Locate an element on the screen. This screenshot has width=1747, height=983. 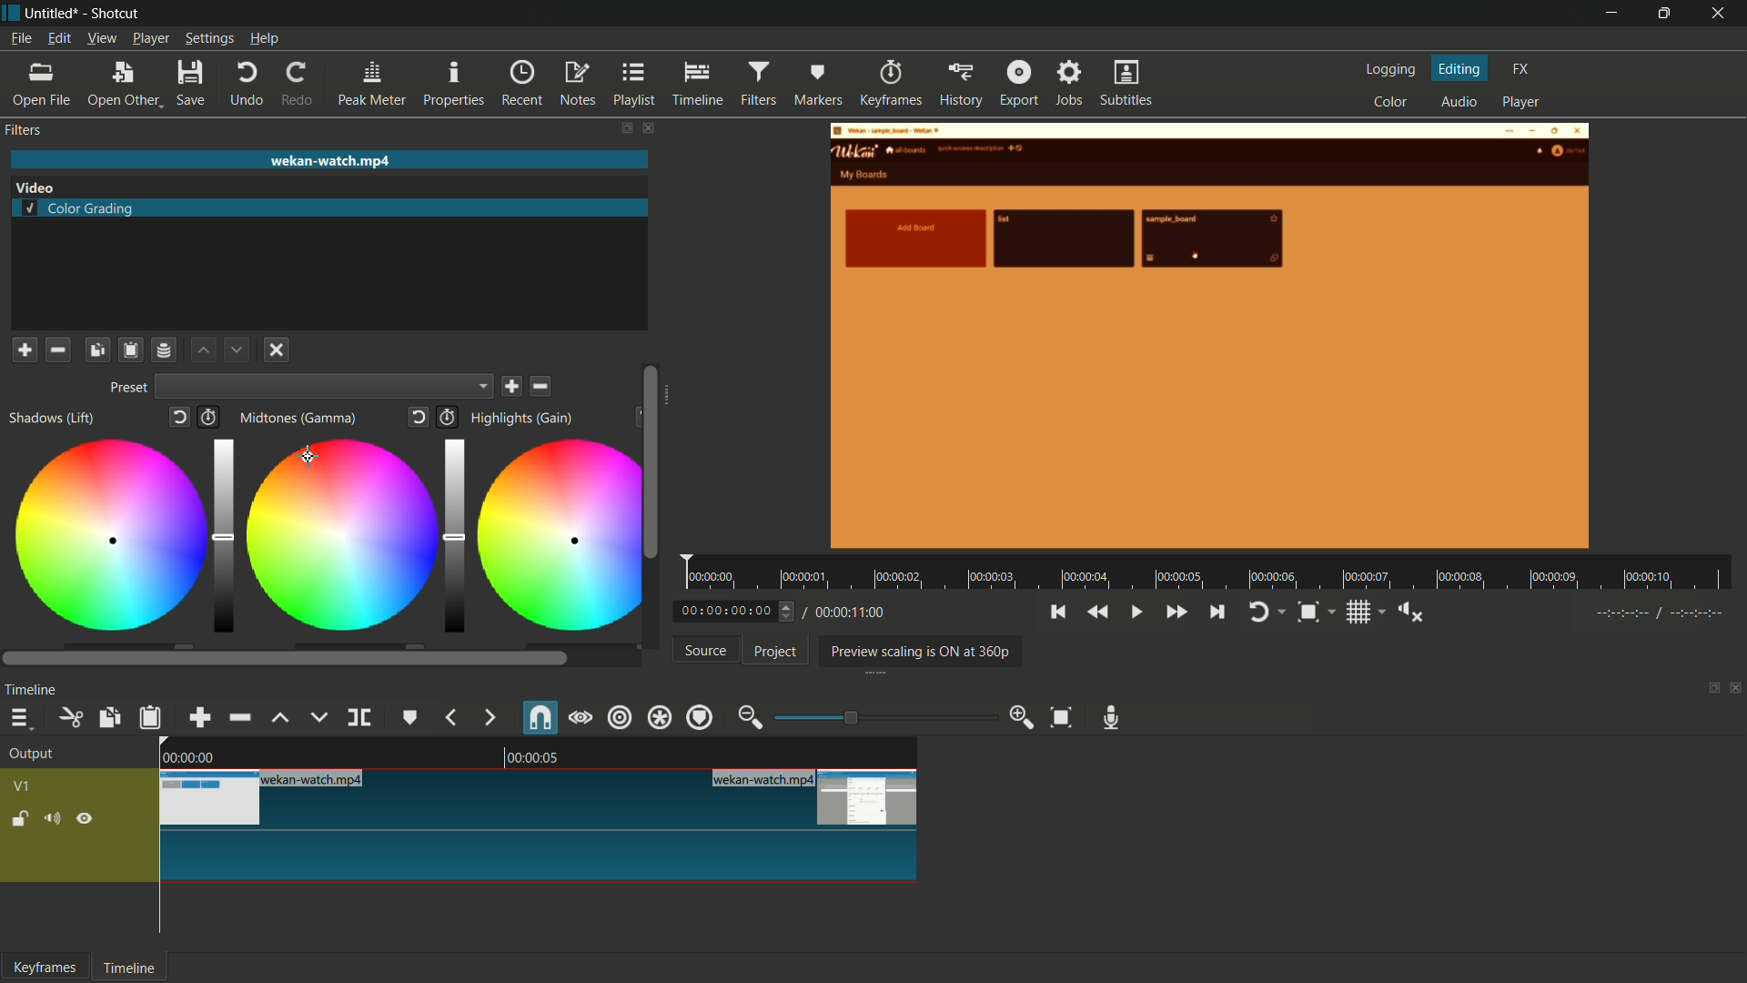
color adjustment is located at coordinates (553, 536).